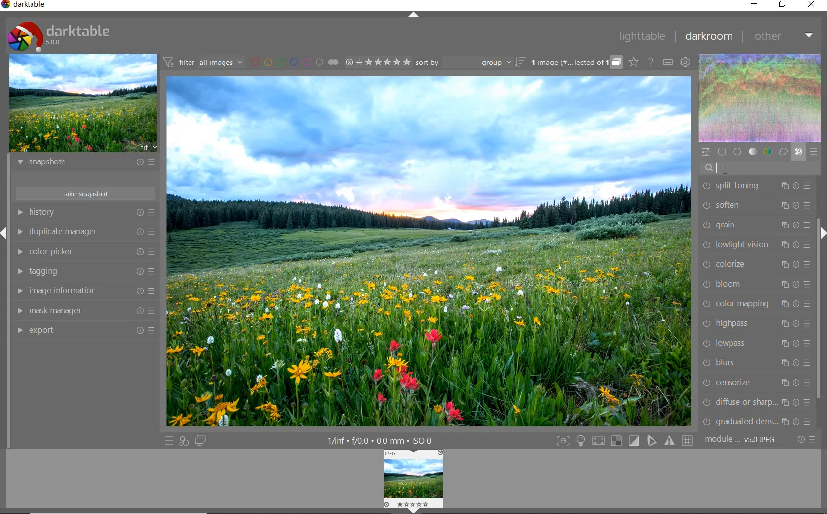 Image resolution: width=827 pixels, height=514 pixels. Describe the element at coordinates (84, 330) in the screenshot. I see `export` at that location.